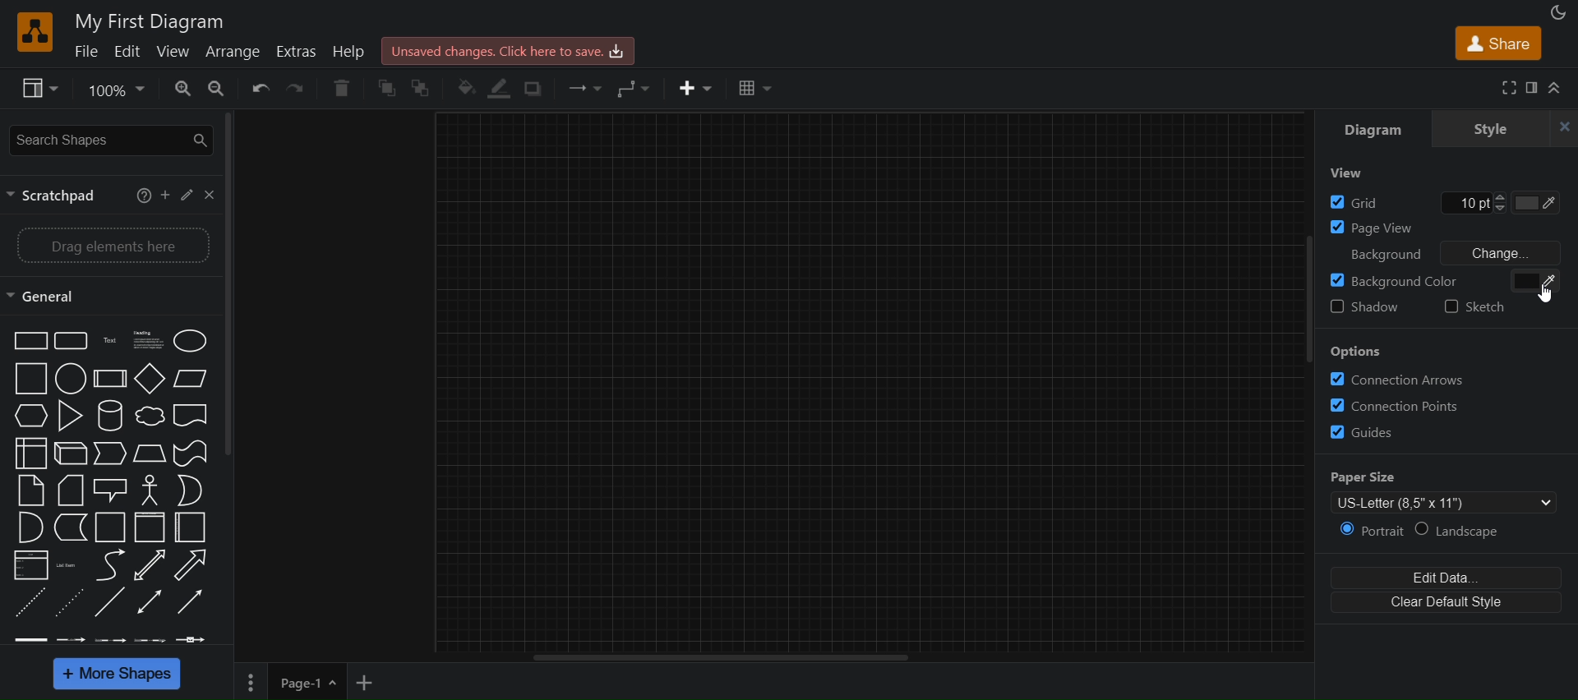 The width and height of the screenshot is (1578, 700). I want to click on arrange, so click(238, 53).